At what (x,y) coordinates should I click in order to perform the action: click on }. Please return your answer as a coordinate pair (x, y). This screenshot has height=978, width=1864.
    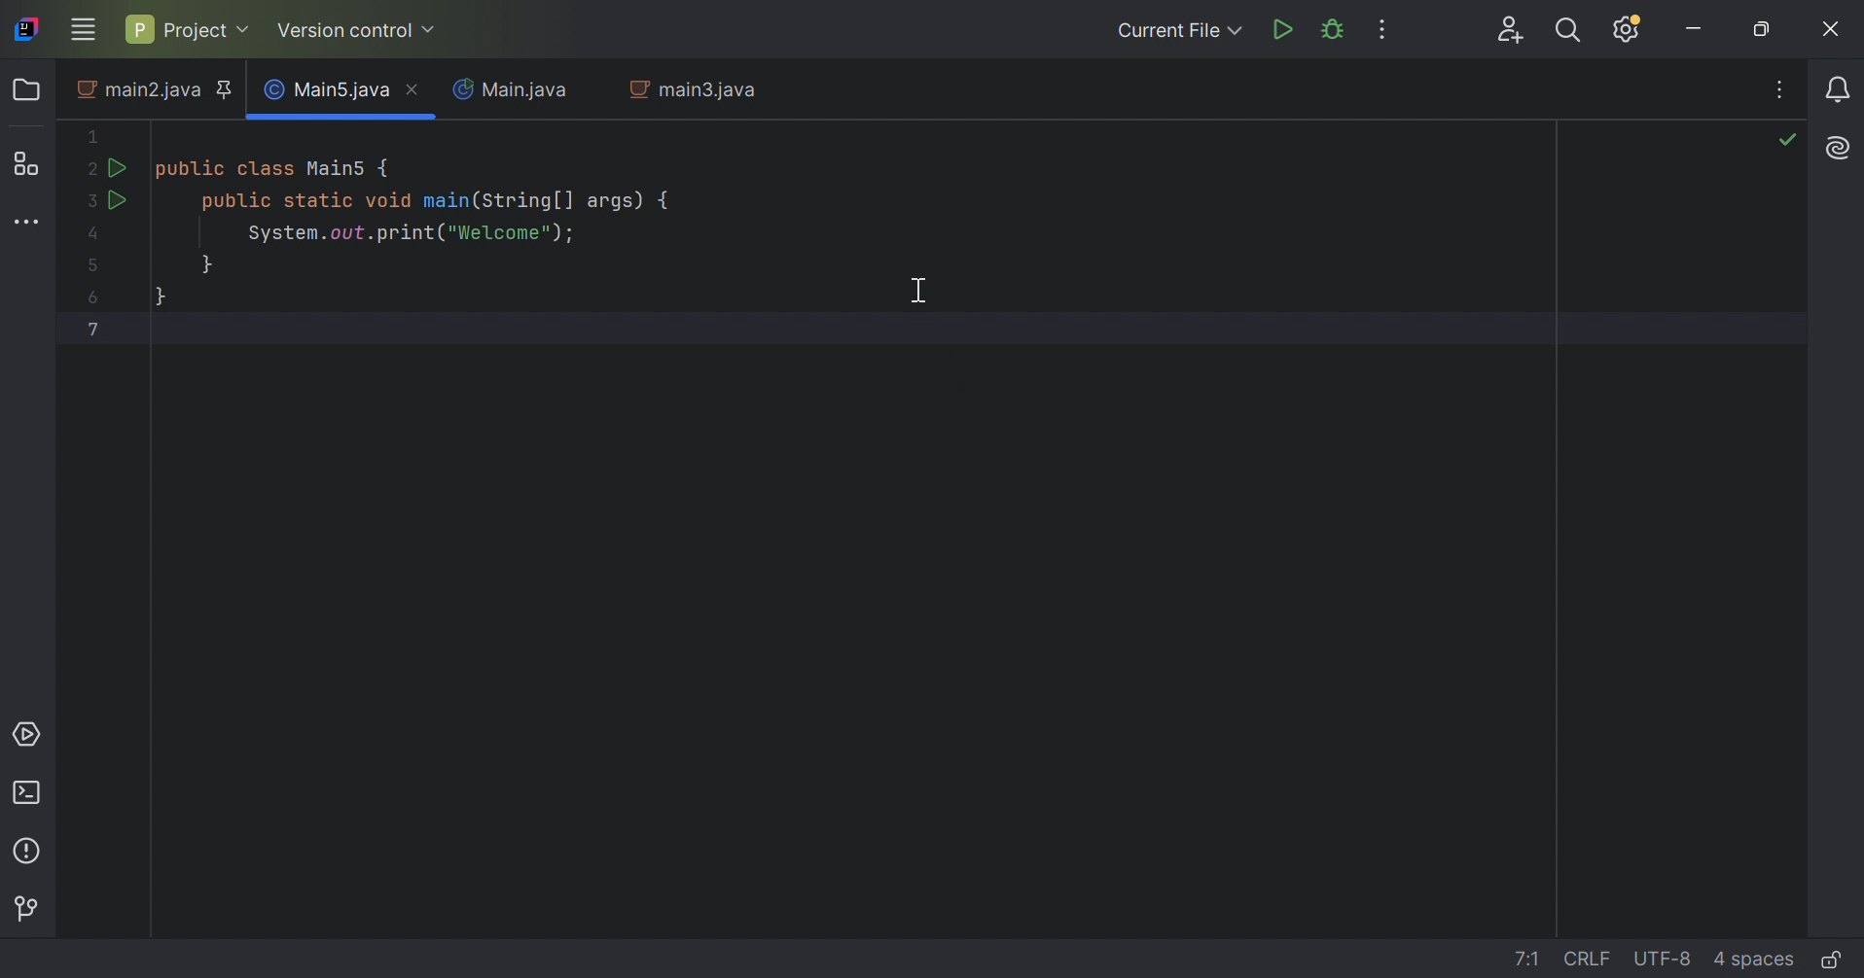
    Looking at the image, I should click on (214, 263).